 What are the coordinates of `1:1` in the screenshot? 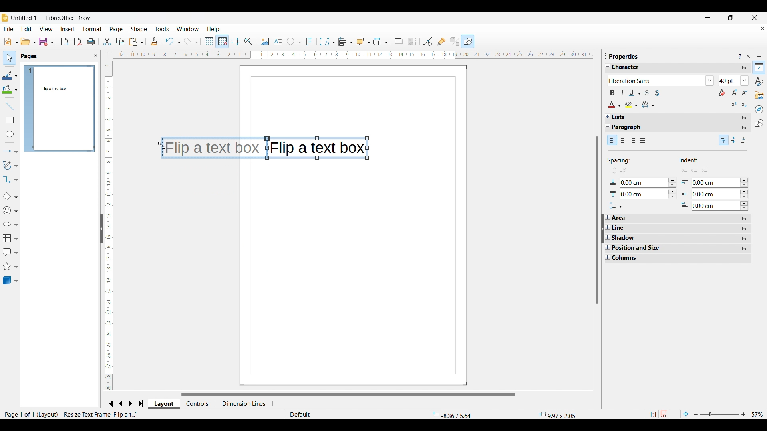 It's located at (652, 414).